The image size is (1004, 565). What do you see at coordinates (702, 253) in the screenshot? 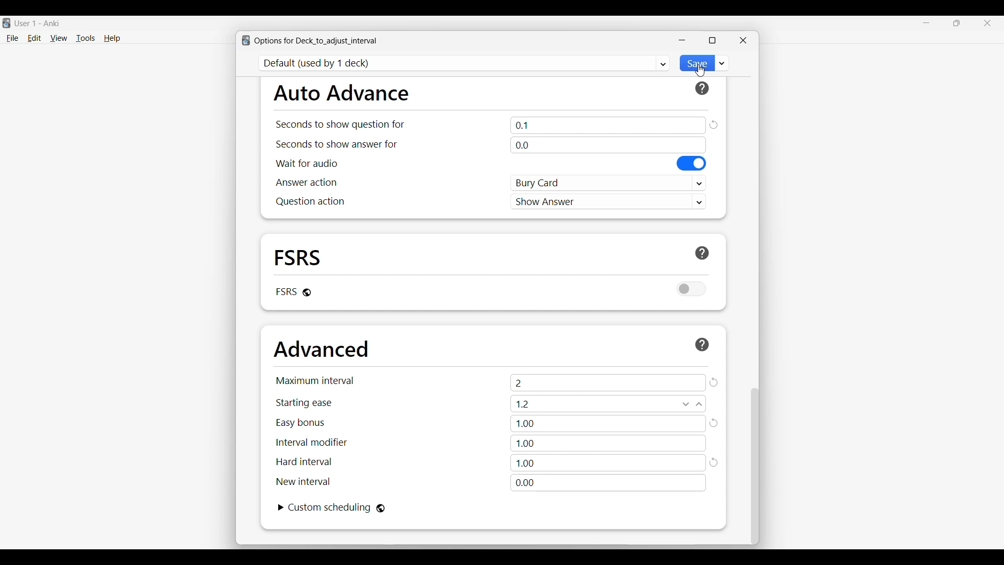
I see `Learn more about FSRS` at bounding box center [702, 253].